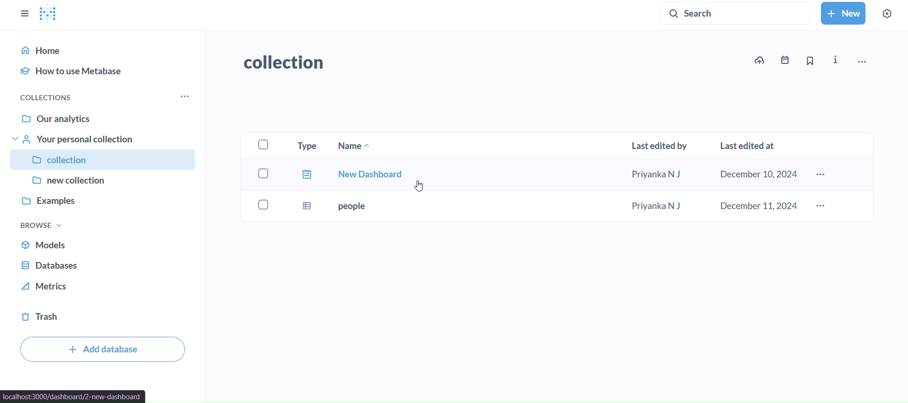 Image resolution: width=908 pixels, height=403 pixels. I want to click on your personal collection, so click(105, 140).